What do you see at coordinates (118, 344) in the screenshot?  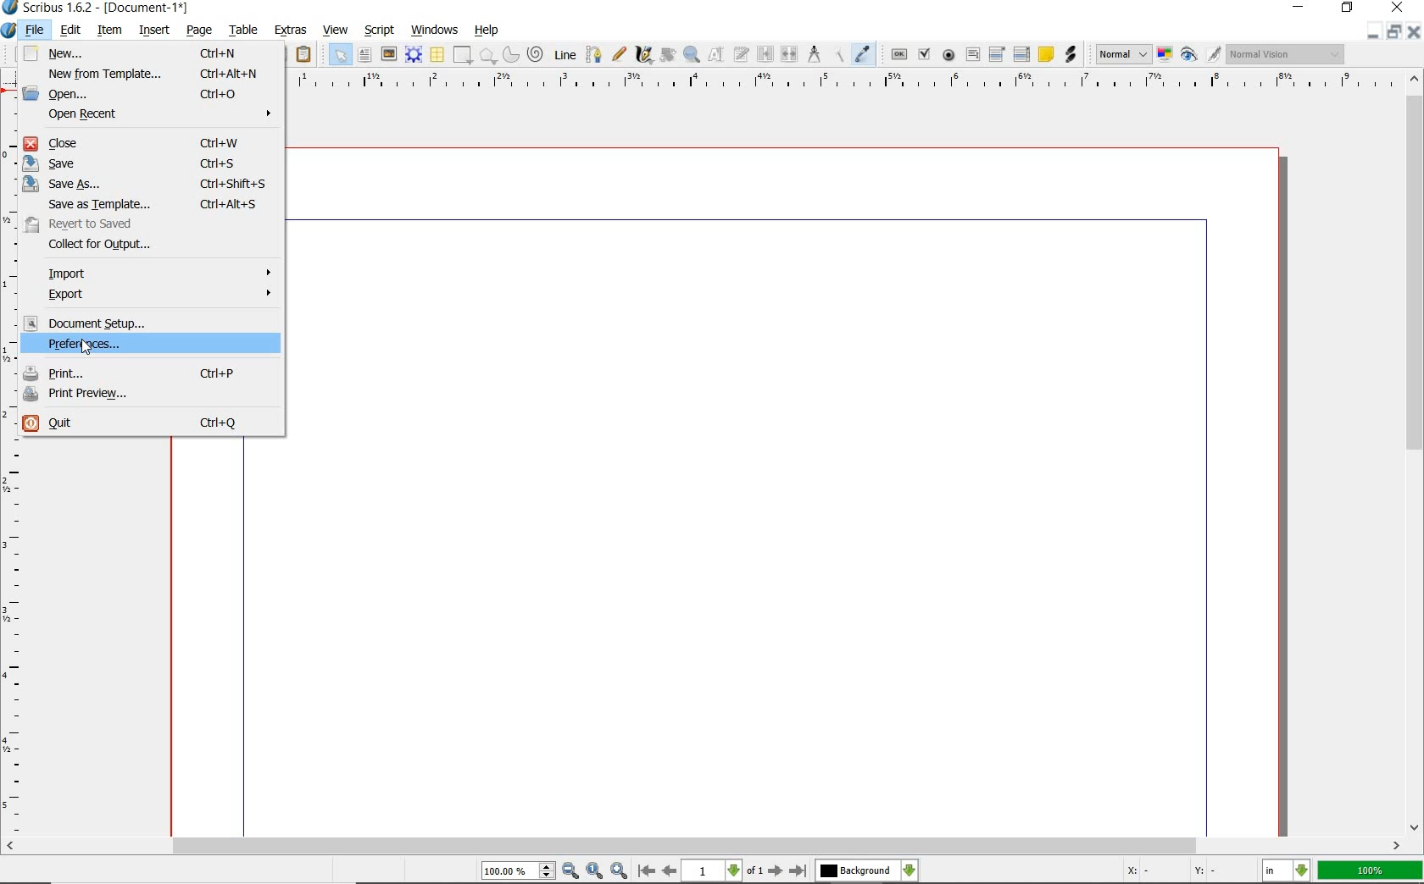 I see `preferences` at bounding box center [118, 344].